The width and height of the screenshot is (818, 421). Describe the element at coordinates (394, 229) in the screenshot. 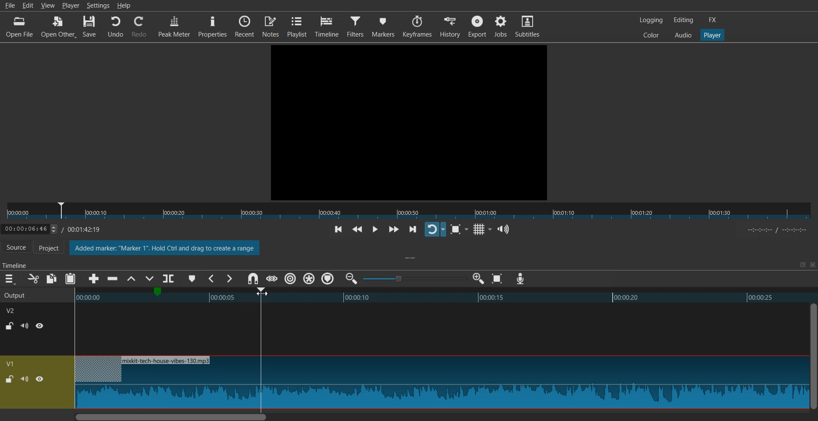

I see `Play quickly forwards` at that location.